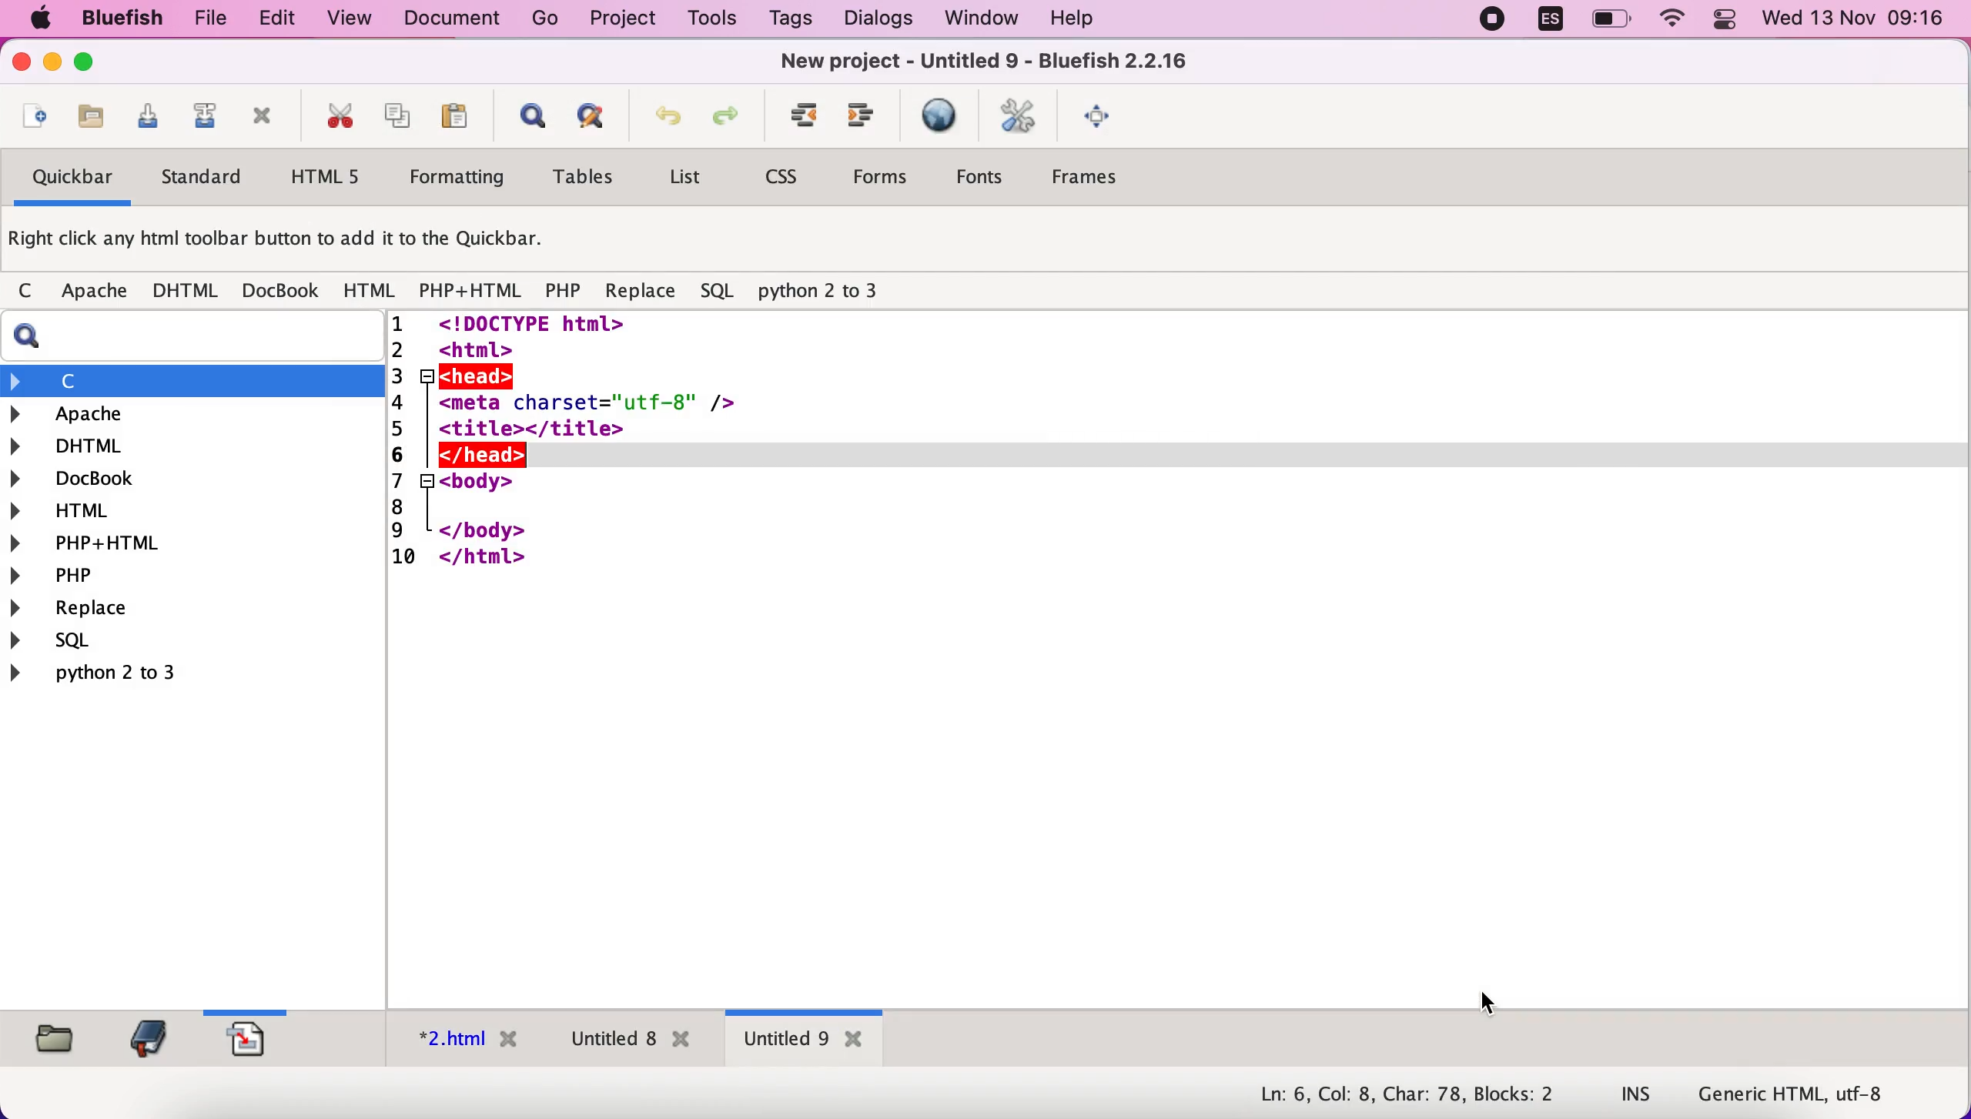 Image resolution: width=1971 pixels, height=1119 pixels. What do you see at coordinates (661, 123) in the screenshot?
I see `undo` at bounding box center [661, 123].